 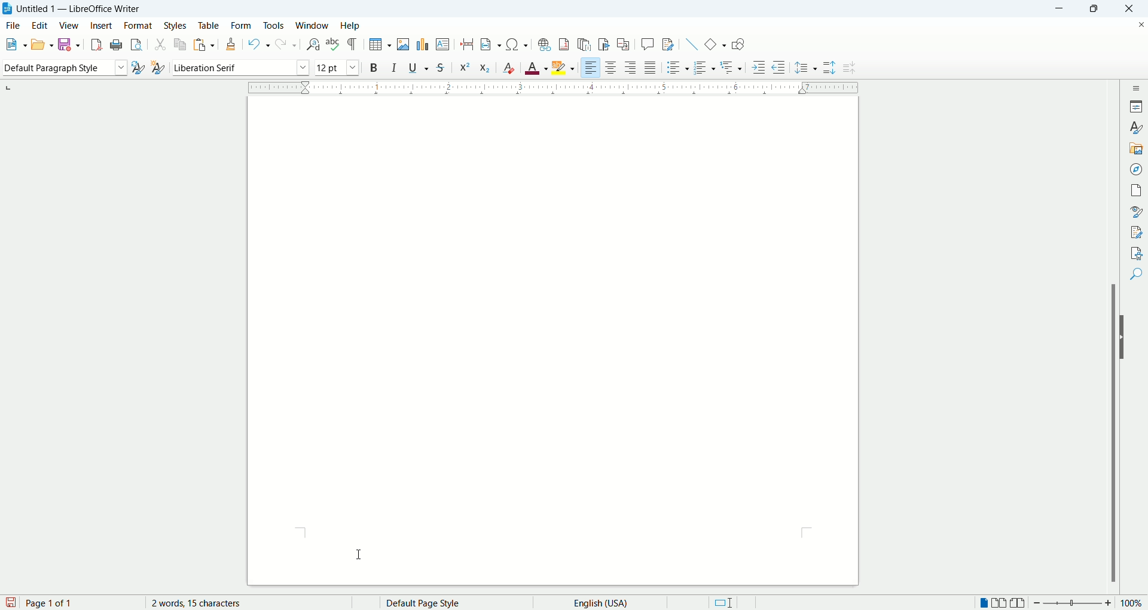 What do you see at coordinates (706, 68) in the screenshot?
I see `ordered list` at bounding box center [706, 68].